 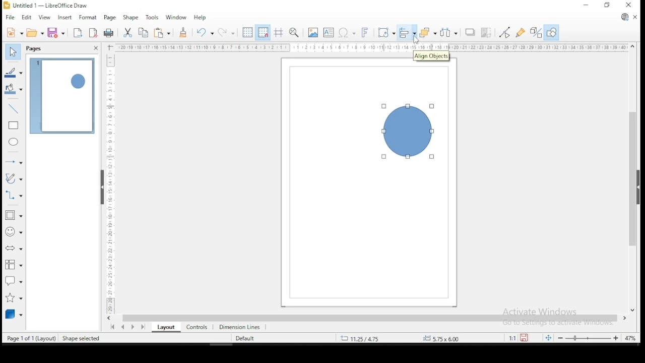 I want to click on next page, so click(x=135, y=327).